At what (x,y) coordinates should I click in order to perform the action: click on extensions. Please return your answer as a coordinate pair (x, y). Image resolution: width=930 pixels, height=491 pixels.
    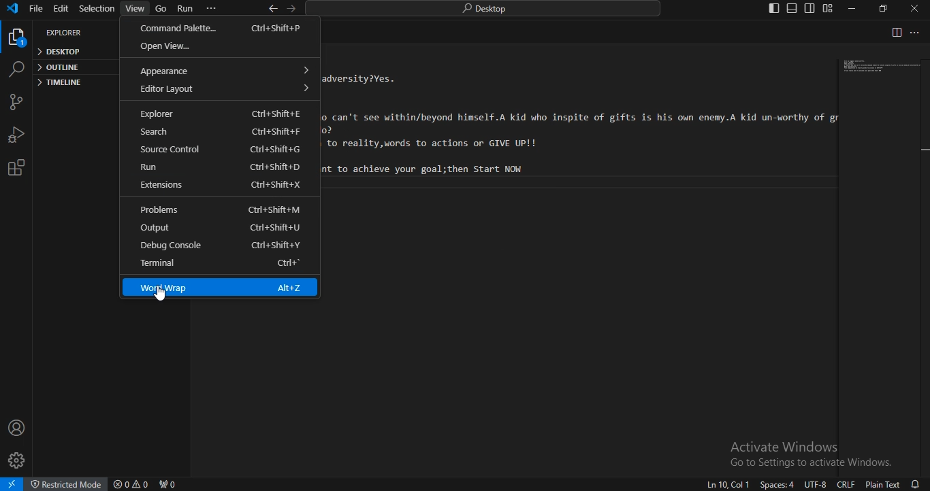
    Looking at the image, I should click on (14, 169).